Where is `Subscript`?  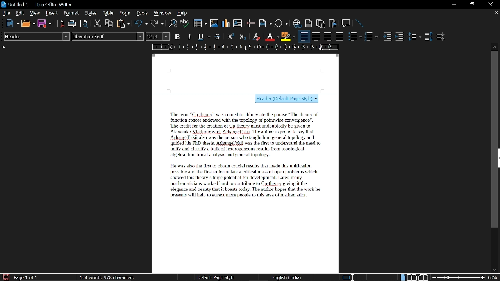 Subscript is located at coordinates (242, 37).